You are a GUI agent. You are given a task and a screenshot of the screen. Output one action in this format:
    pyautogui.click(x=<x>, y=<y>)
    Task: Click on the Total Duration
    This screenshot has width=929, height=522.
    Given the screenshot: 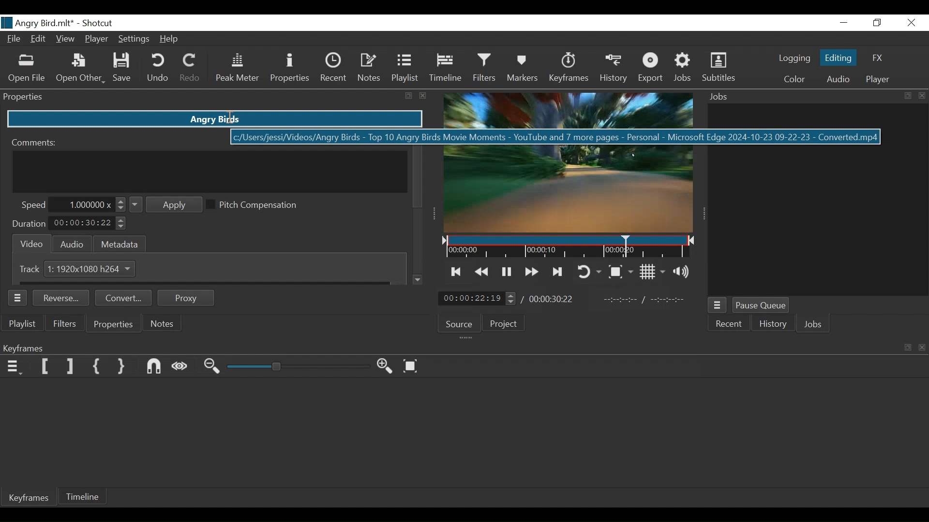 What is the action you would take?
    pyautogui.click(x=553, y=300)
    